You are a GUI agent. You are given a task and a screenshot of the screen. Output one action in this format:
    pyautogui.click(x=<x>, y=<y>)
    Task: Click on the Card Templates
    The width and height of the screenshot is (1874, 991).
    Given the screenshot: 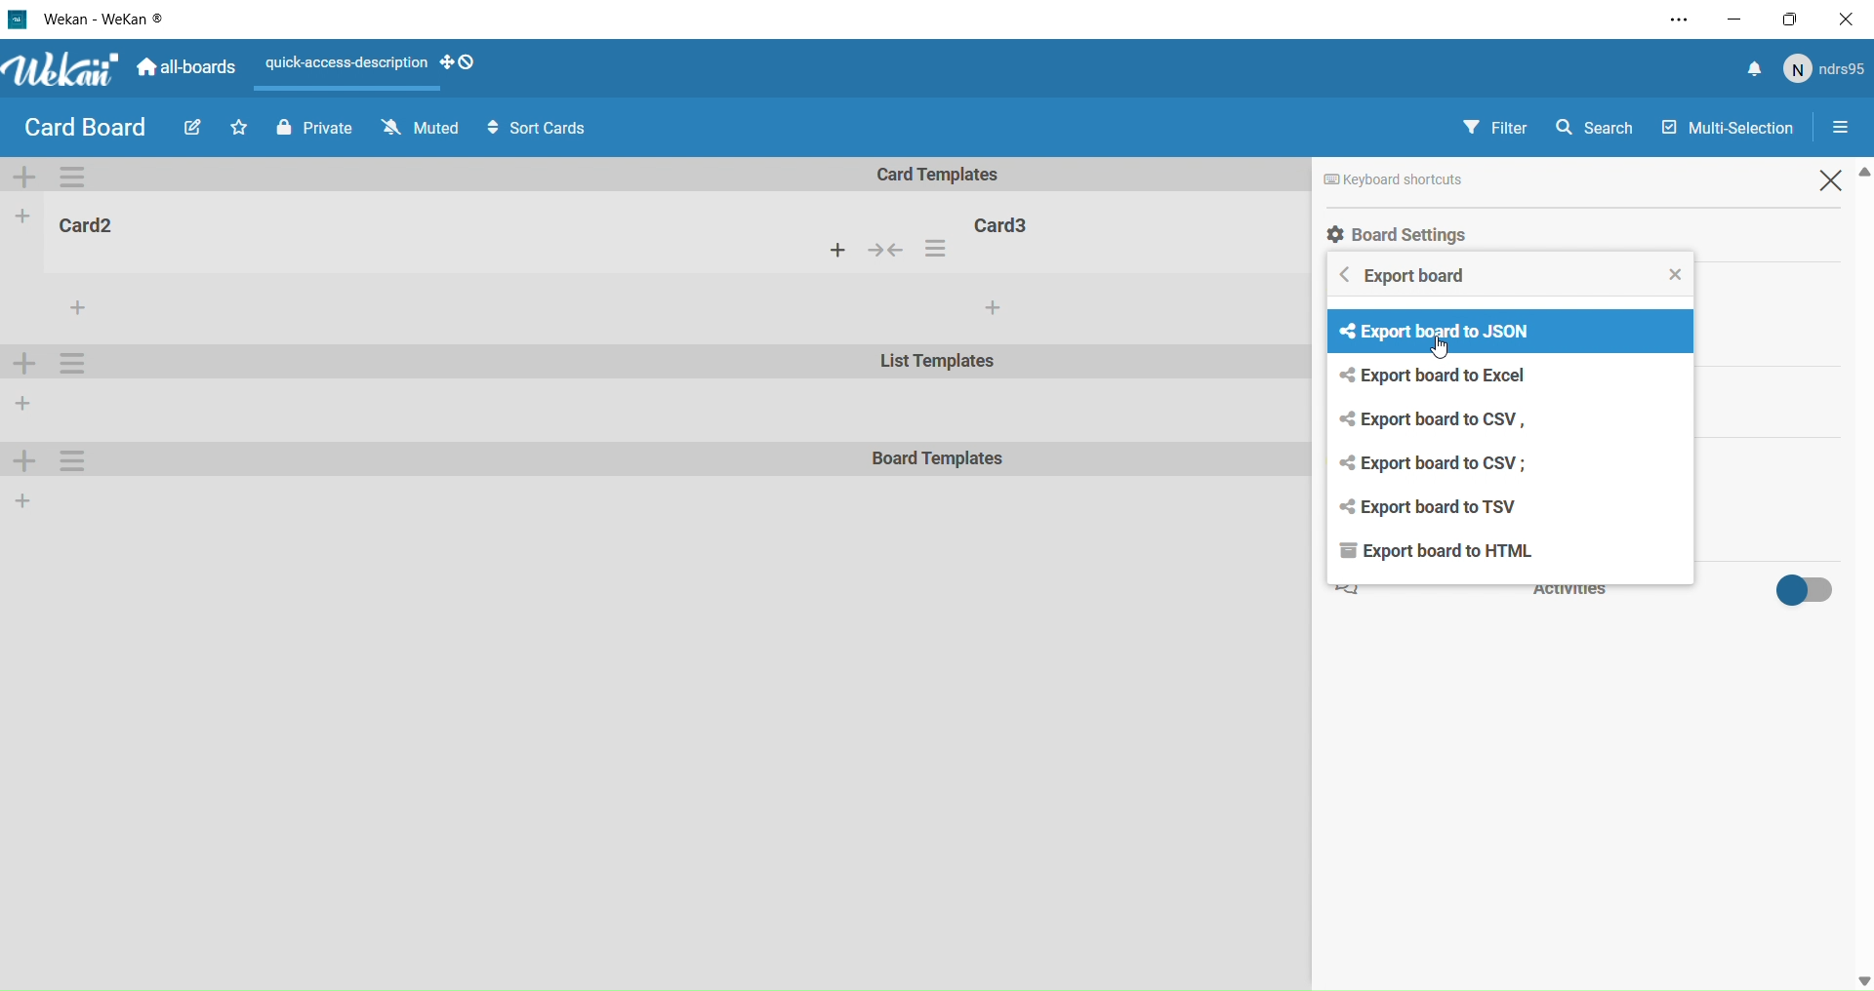 What is the action you would take?
    pyautogui.click(x=952, y=175)
    